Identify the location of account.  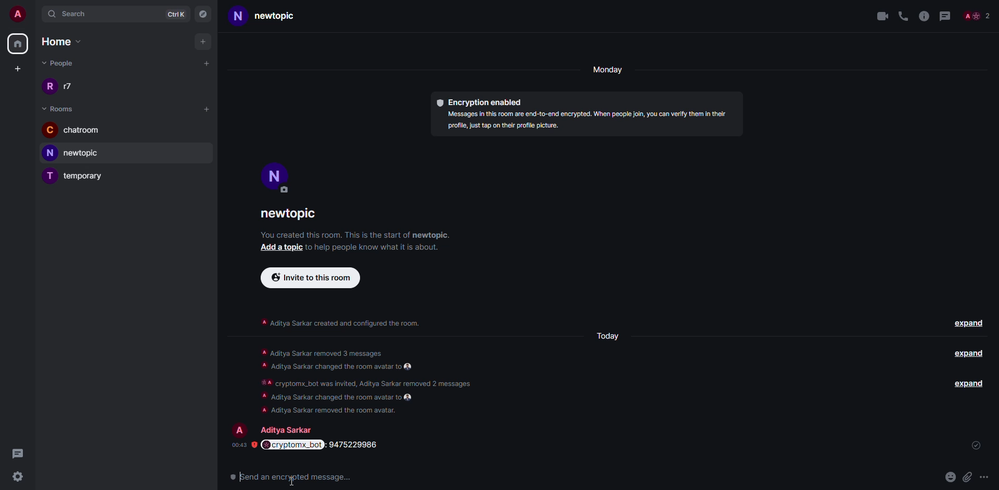
(19, 12).